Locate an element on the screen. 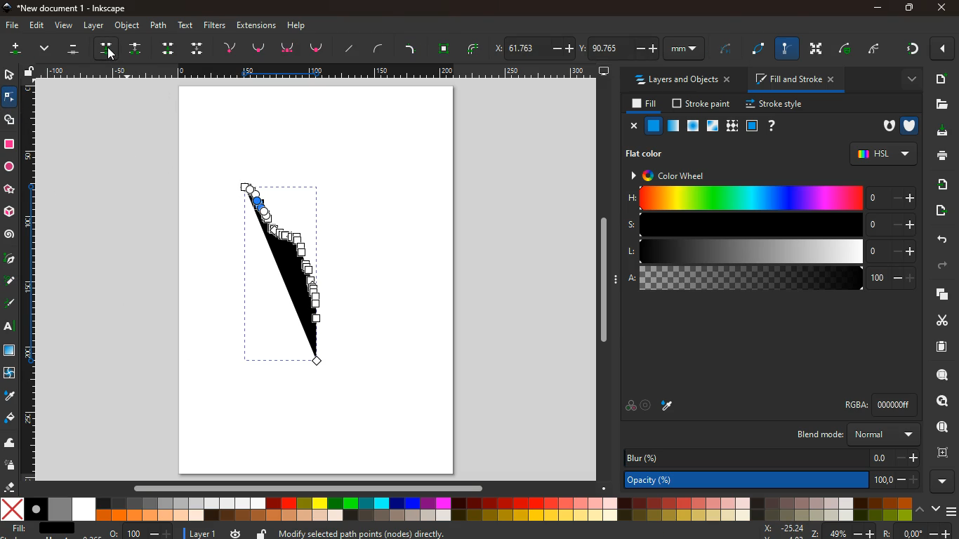 The image size is (959, 539). receive is located at coordinates (939, 185).